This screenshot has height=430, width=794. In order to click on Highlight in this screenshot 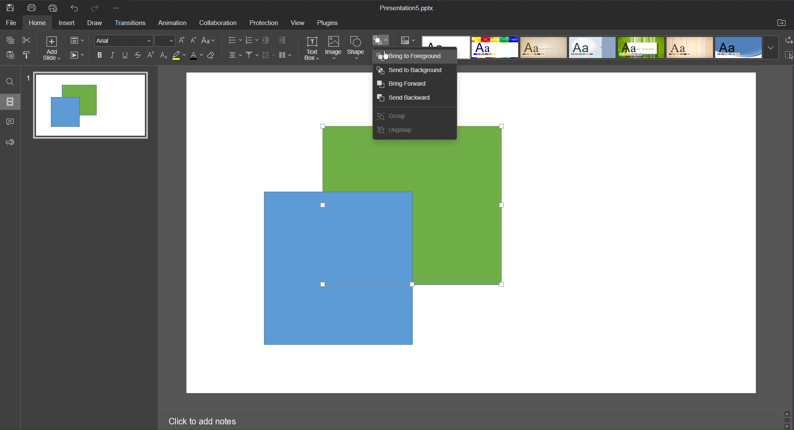, I will do `click(180, 56)`.